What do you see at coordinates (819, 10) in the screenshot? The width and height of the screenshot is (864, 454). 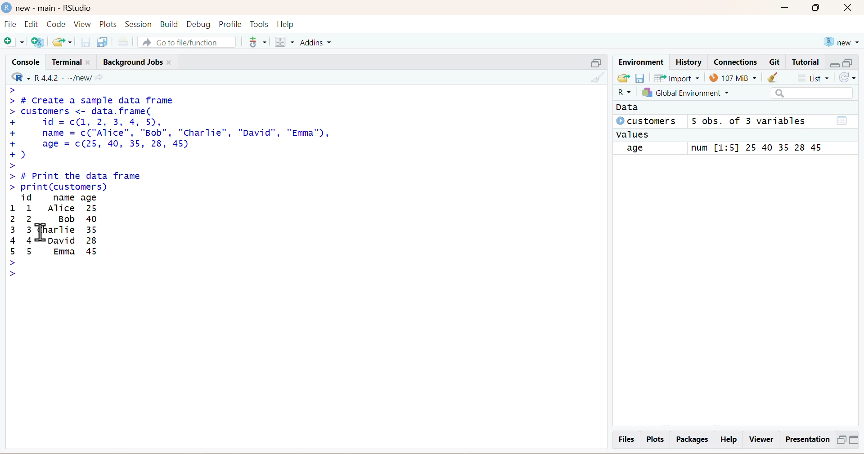 I see `Maximize` at bounding box center [819, 10].